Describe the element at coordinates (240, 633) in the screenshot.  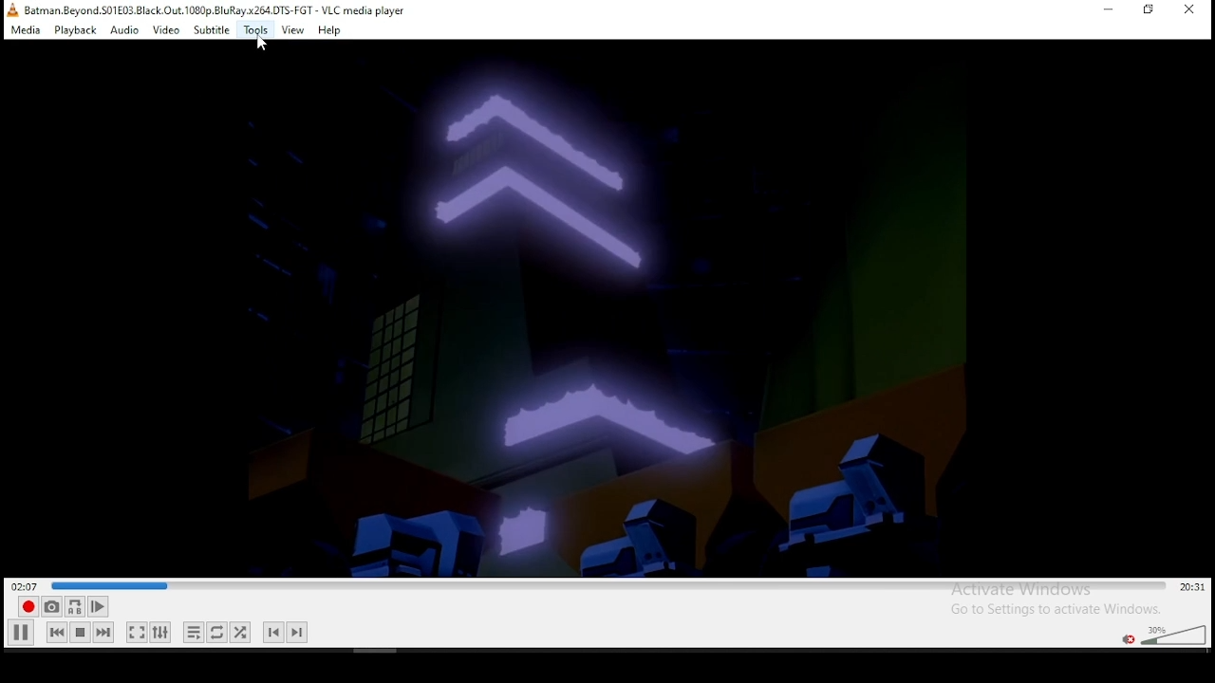
I see `random` at that location.